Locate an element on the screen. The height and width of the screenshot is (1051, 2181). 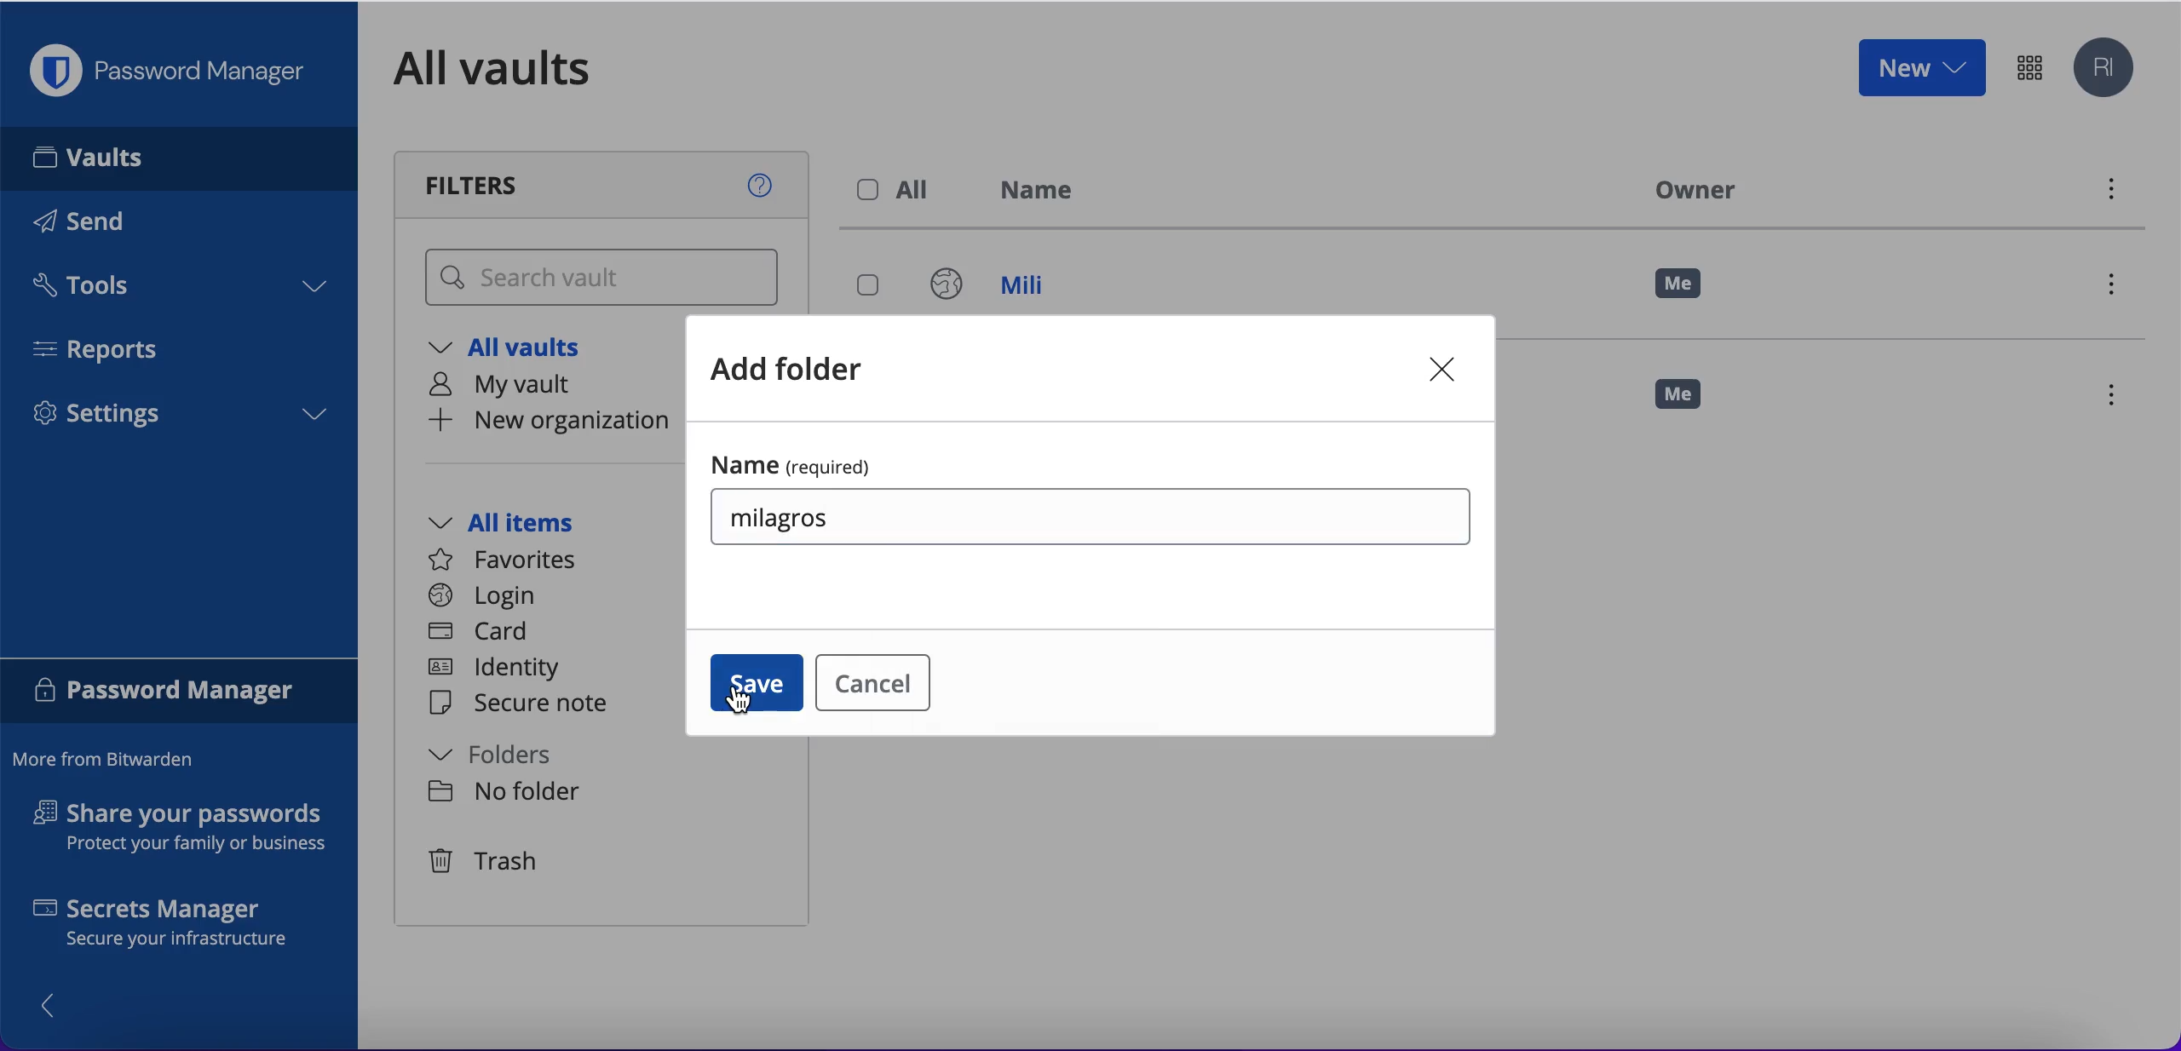
name is located at coordinates (1047, 193).